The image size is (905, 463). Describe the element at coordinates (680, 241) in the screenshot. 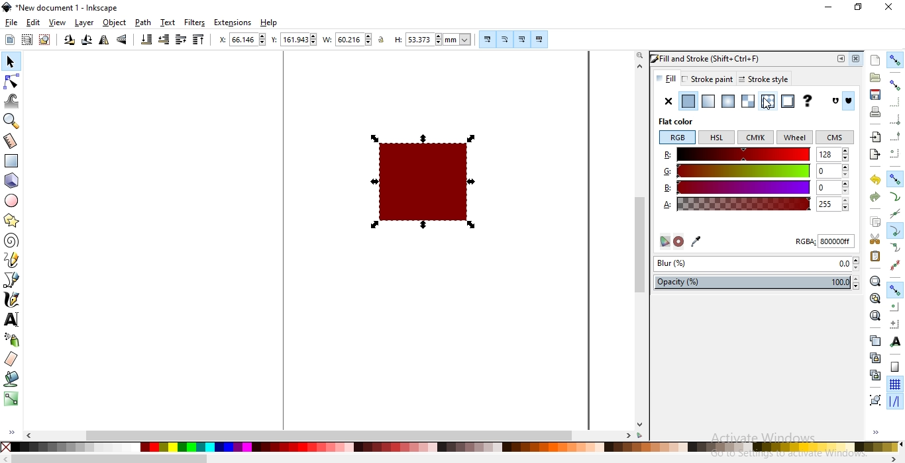

I see `out of gamut` at that location.